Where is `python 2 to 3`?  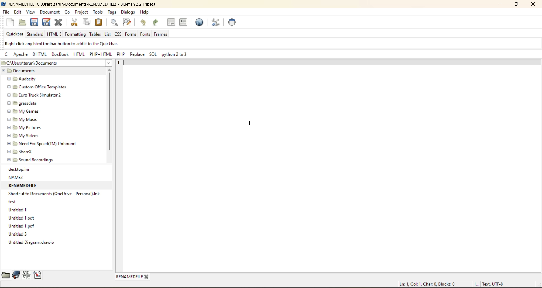 python 2 to 3 is located at coordinates (174, 54).